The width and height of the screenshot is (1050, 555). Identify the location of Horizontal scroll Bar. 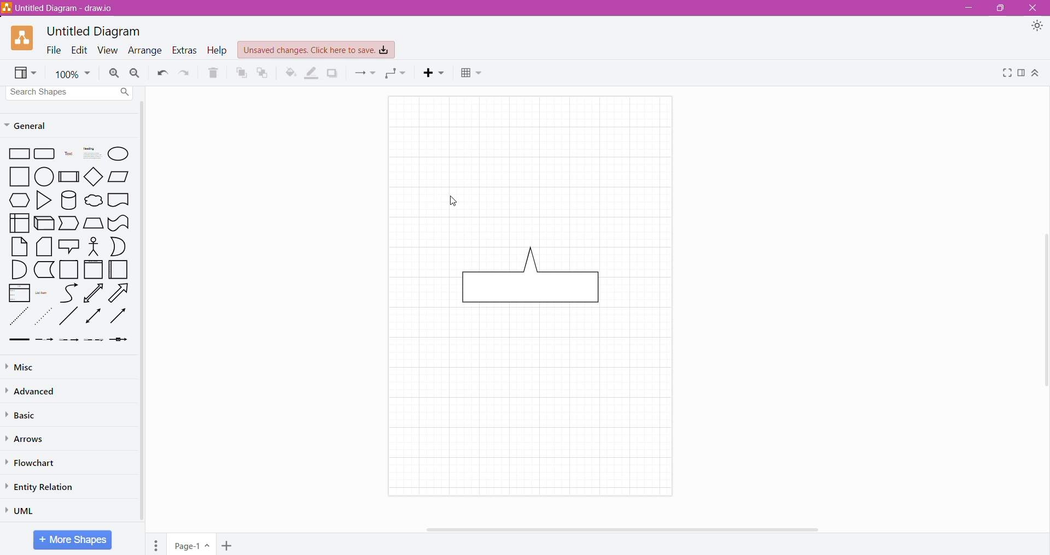
(634, 529).